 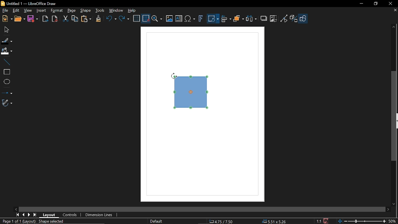 I want to click on Change zoom, so click(x=361, y=221).